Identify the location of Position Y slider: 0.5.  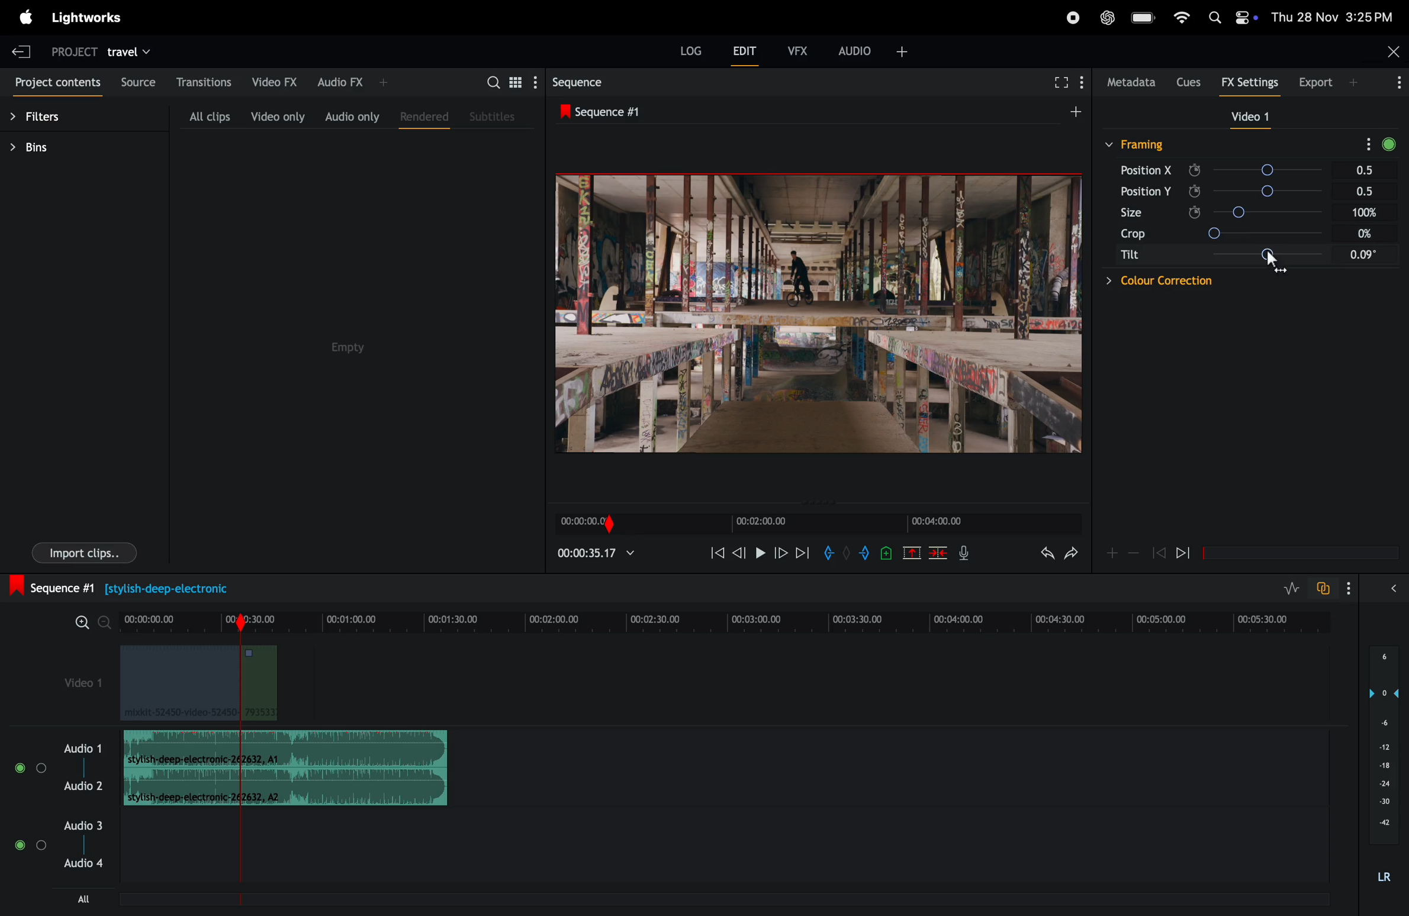
(1294, 192).